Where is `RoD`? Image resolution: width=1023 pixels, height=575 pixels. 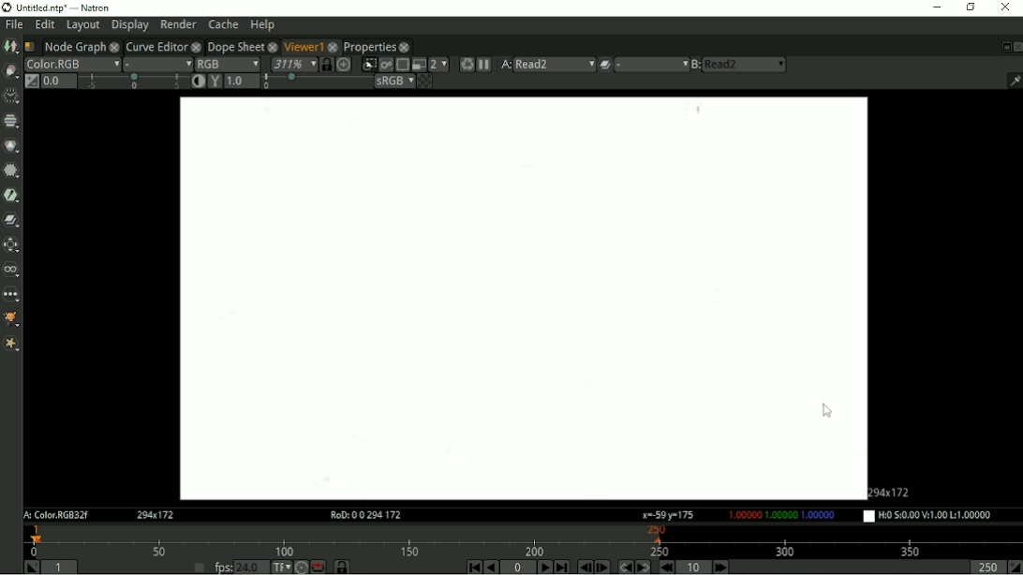 RoD is located at coordinates (363, 515).